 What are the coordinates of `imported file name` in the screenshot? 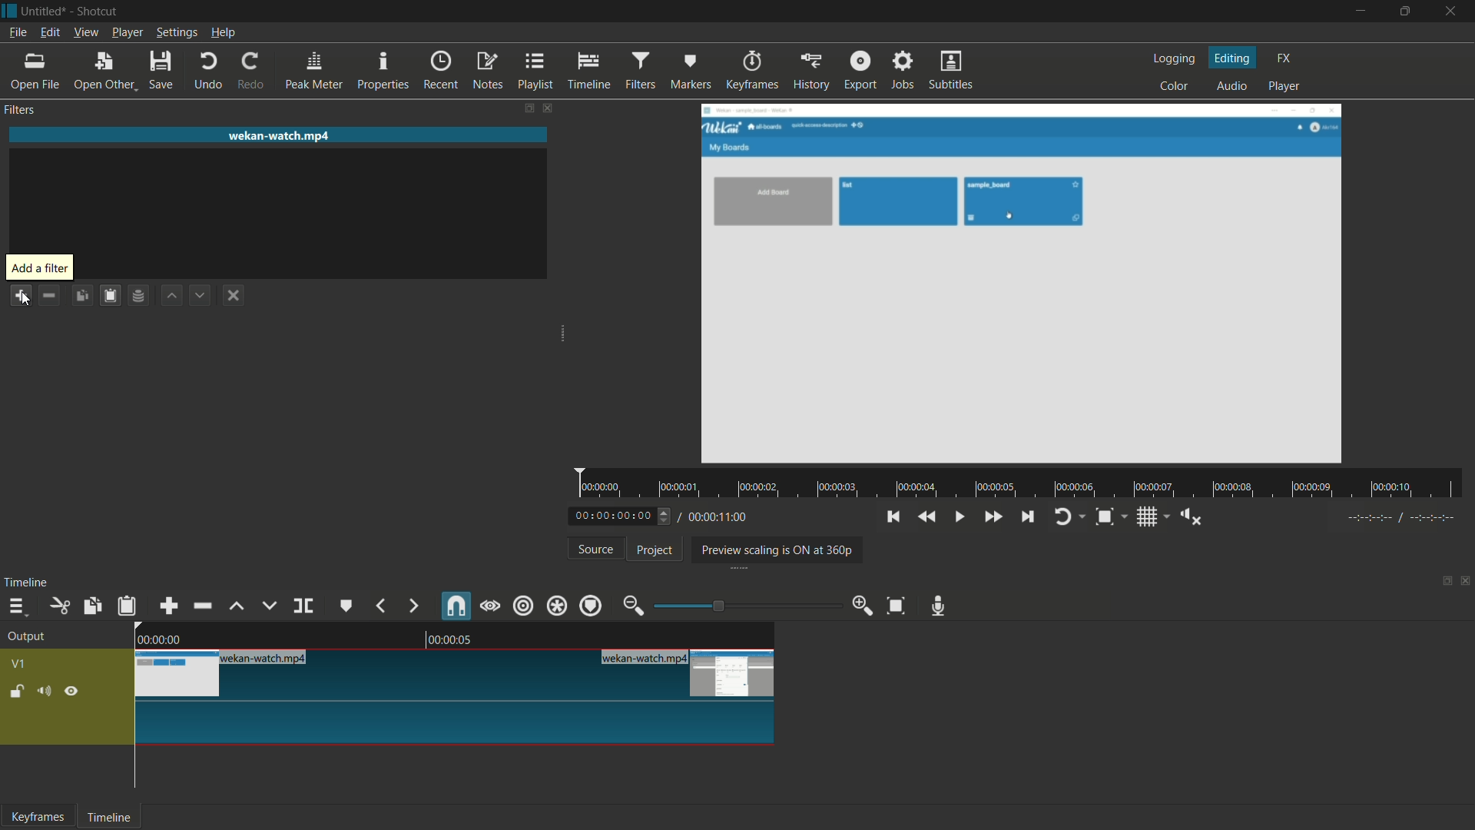 It's located at (278, 135).